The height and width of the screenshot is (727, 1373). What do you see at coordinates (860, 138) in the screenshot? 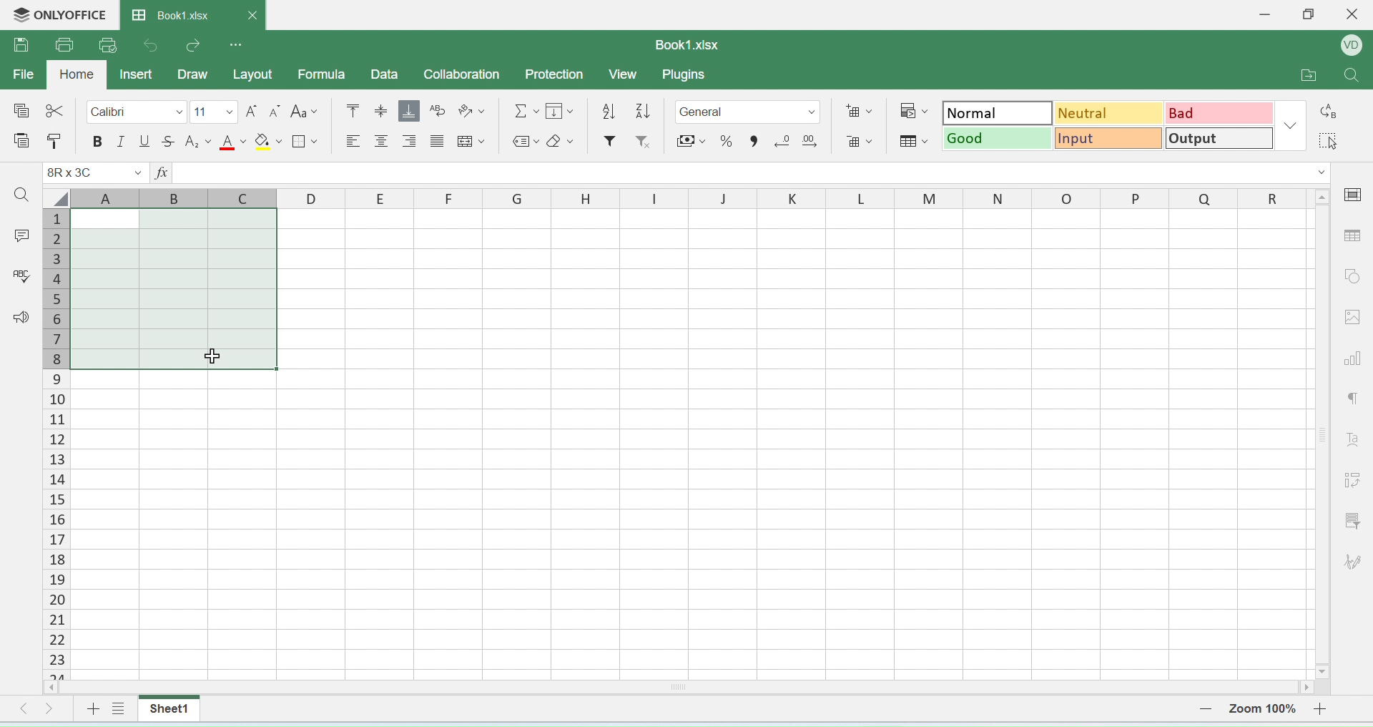
I see `remove cells` at bounding box center [860, 138].